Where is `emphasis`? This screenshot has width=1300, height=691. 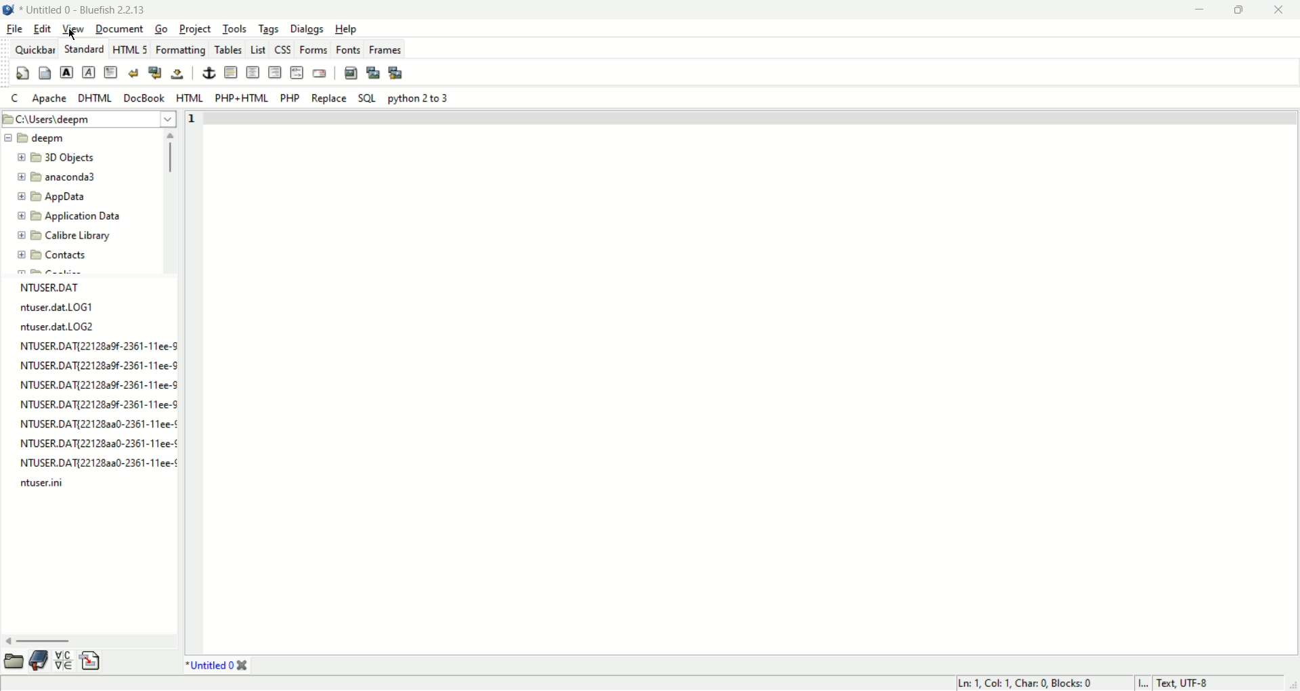 emphasis is located at coordinates (89, 72).